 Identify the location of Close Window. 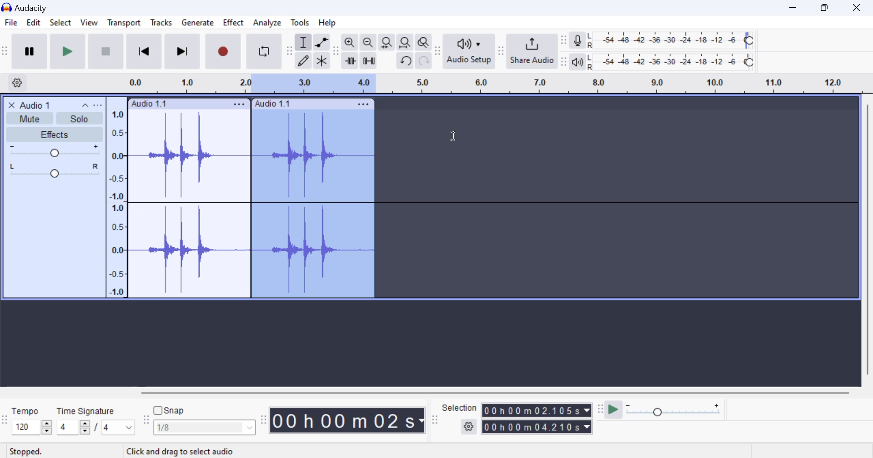
(859, 6).